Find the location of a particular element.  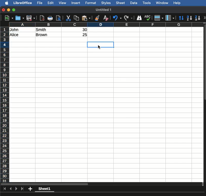

Data is located at coordinates (134, 3).